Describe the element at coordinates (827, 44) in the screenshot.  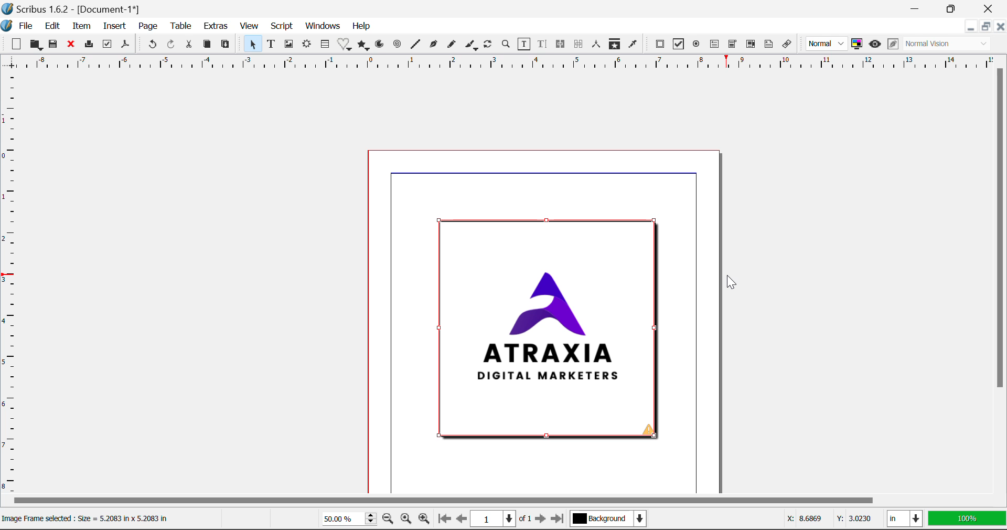
I see `Normal` at that location.